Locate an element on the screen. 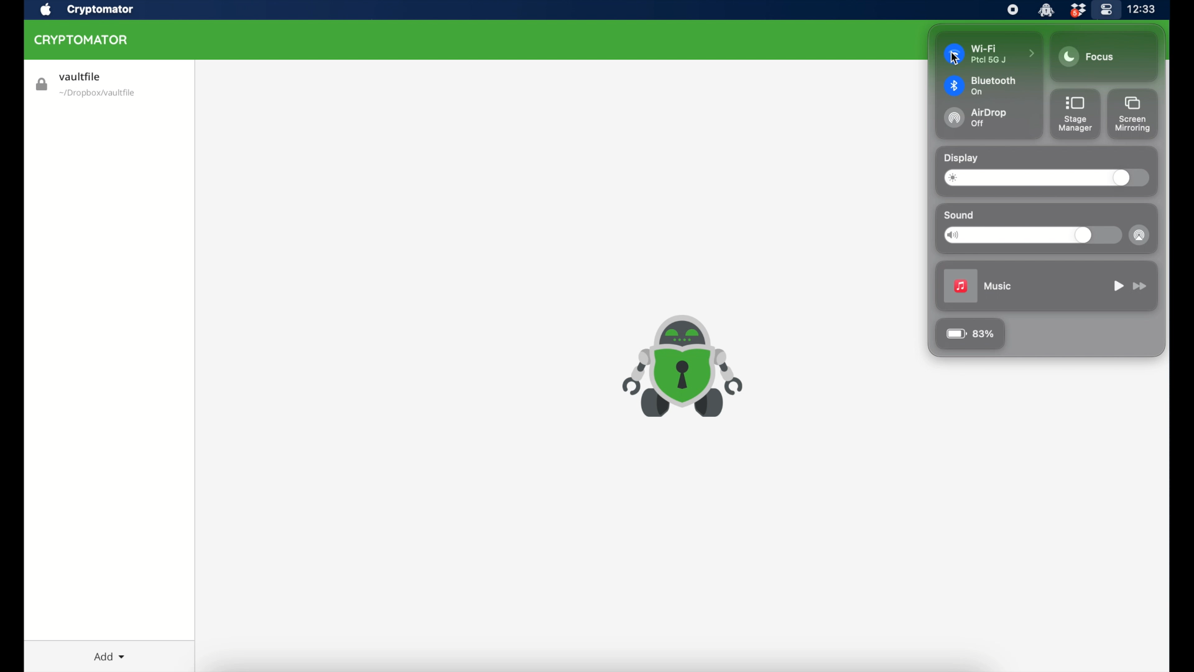  cryptomator is located at coordinates (100, 10).